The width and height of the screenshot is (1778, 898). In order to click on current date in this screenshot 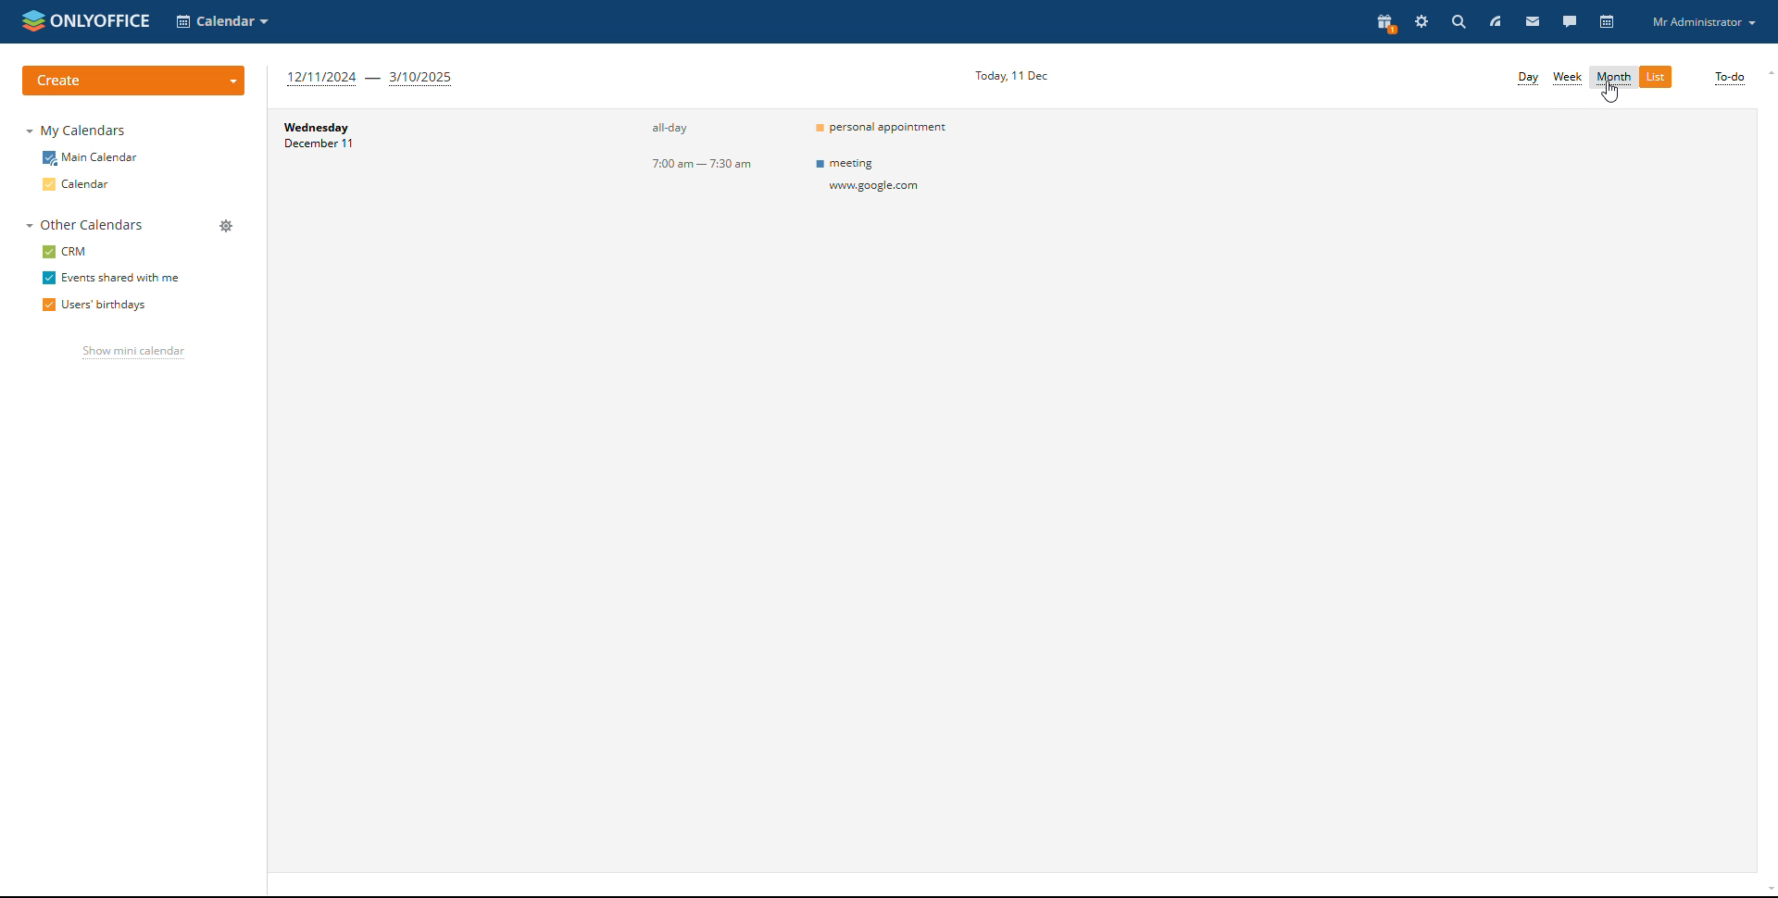, I will do `click(1009, 75)`.